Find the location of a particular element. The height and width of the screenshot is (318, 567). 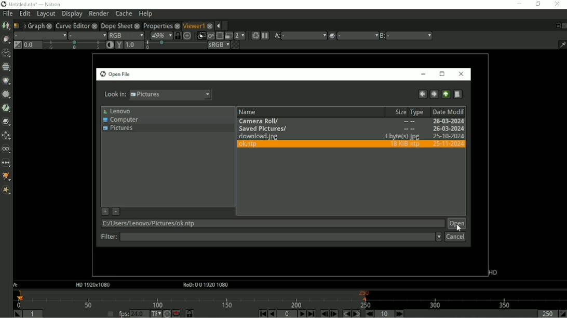

a menu is located at coordinates (304, 35).